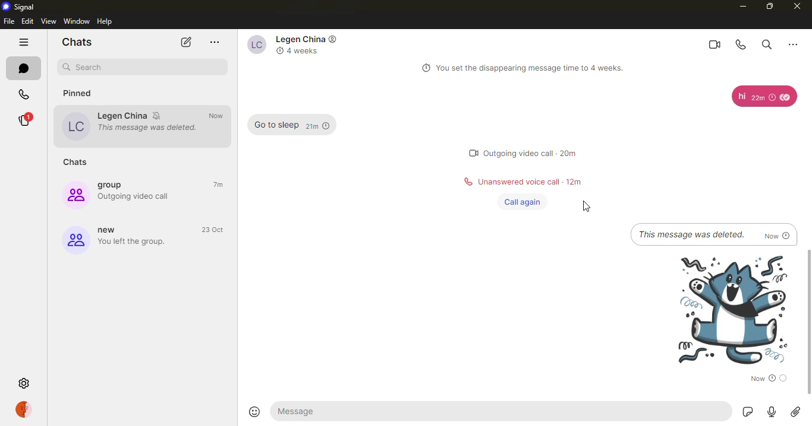  I want to click on message , so click(501, 410).